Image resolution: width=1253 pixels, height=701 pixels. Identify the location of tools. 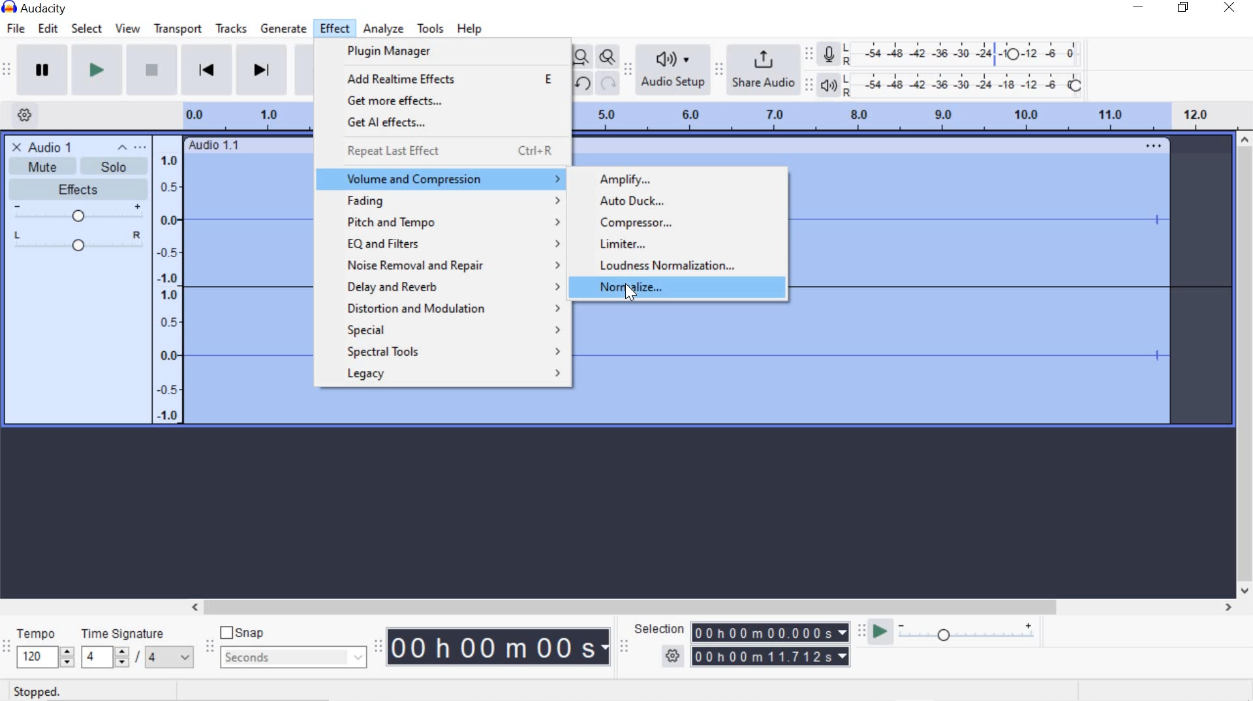
(430, 29).